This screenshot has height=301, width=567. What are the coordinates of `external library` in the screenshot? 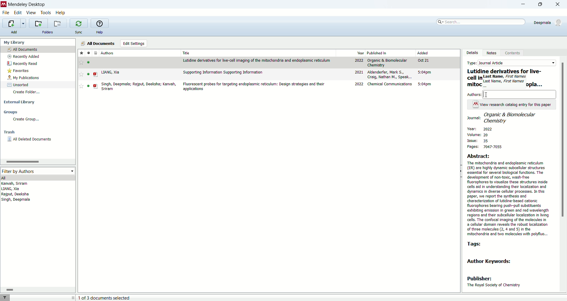 It's located at (19, 102).